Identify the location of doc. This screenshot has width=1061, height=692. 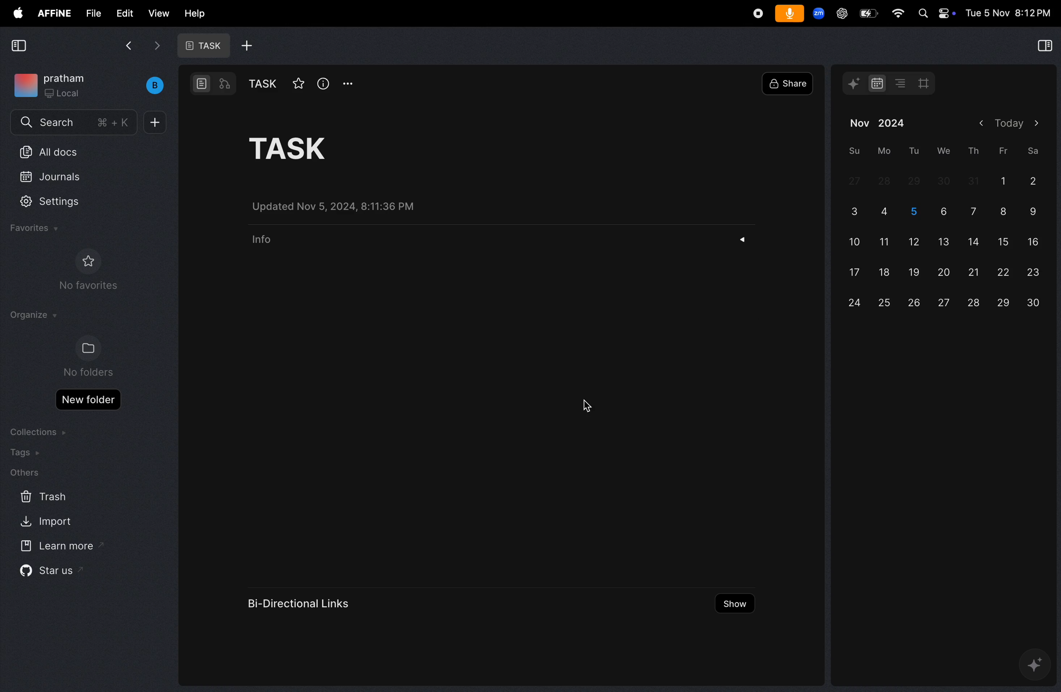
(202, 84).